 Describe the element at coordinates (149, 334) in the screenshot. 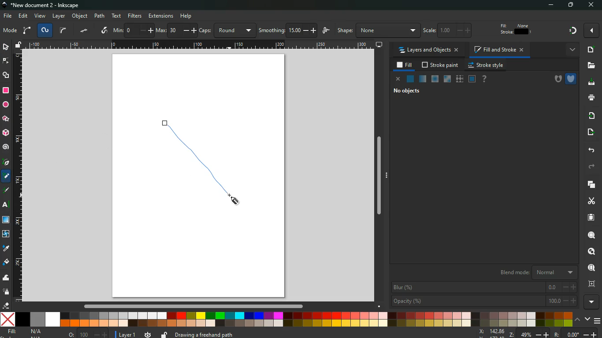

I see `time` at that location.